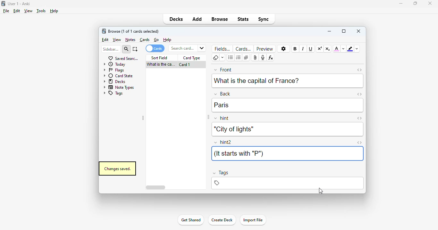 The image size is (438, 230). Describe the element at coordinates (223, 58) in the screenshot. I see `select formatting to remove` at that location.